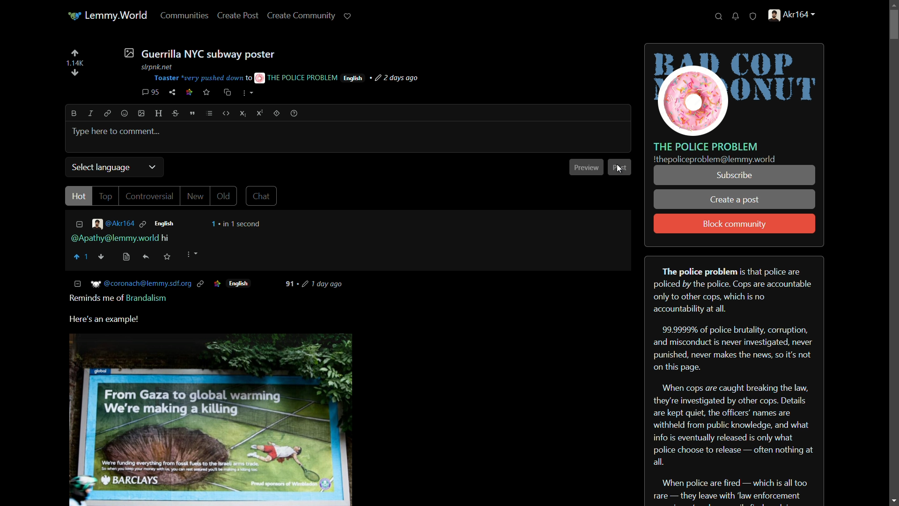 This screenshot has height=506, width=899. I want to click on less information, so click(79, 225).